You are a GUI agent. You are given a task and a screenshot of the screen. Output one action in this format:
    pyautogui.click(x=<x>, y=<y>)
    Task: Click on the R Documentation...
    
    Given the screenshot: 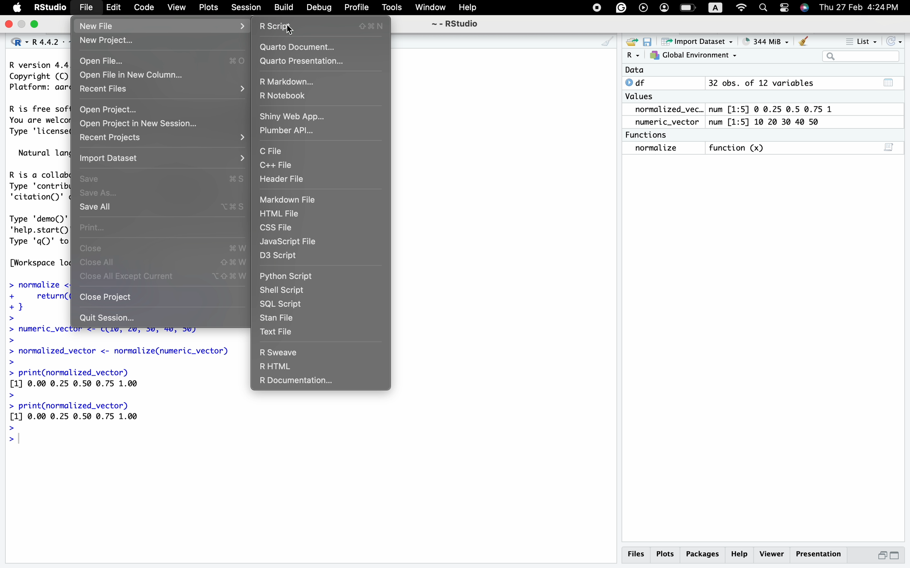 What is the action you would take?
    pyautogui.click(x=295, y=382)
    